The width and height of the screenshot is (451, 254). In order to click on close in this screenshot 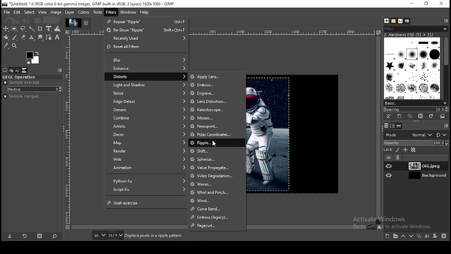, I will do `click(88, 22)`.